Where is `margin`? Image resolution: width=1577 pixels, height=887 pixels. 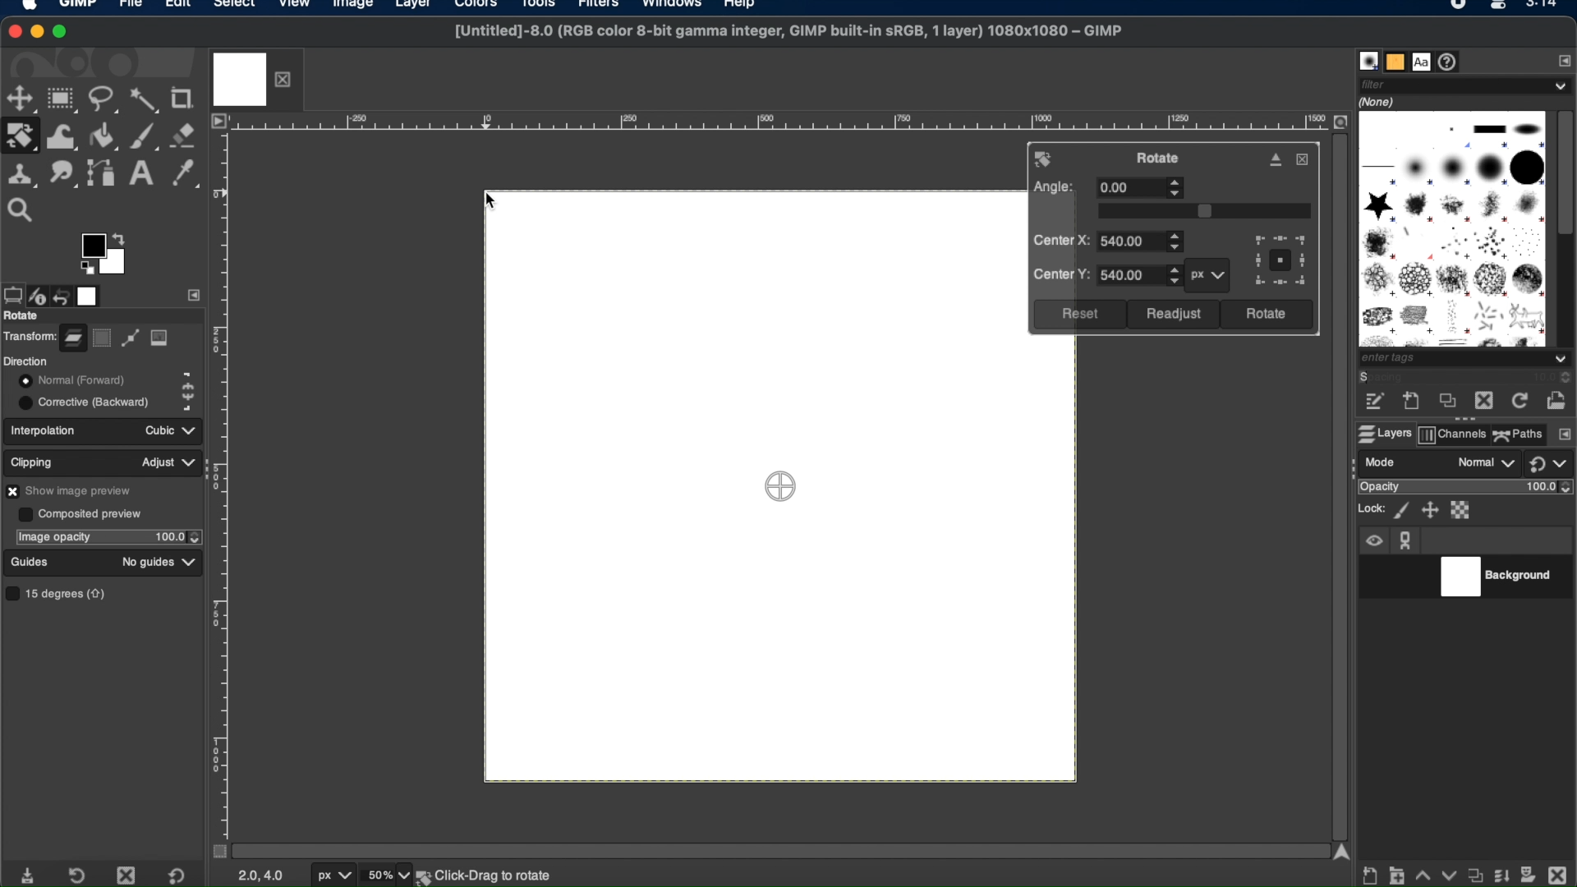 margin is located at coordinates (779, 123).